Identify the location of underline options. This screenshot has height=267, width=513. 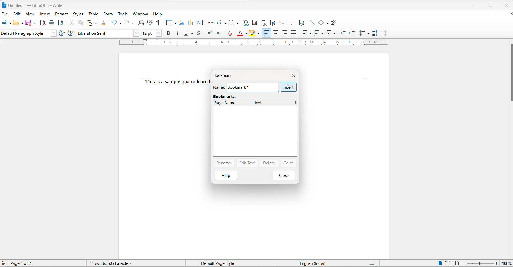
(194, 34).